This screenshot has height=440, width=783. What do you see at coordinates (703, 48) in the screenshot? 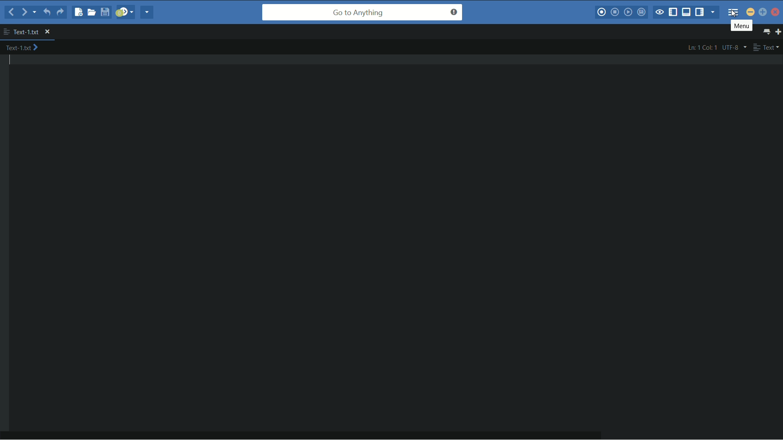
I see `ln: 1 col: 1` at bounding box center [703, 48].